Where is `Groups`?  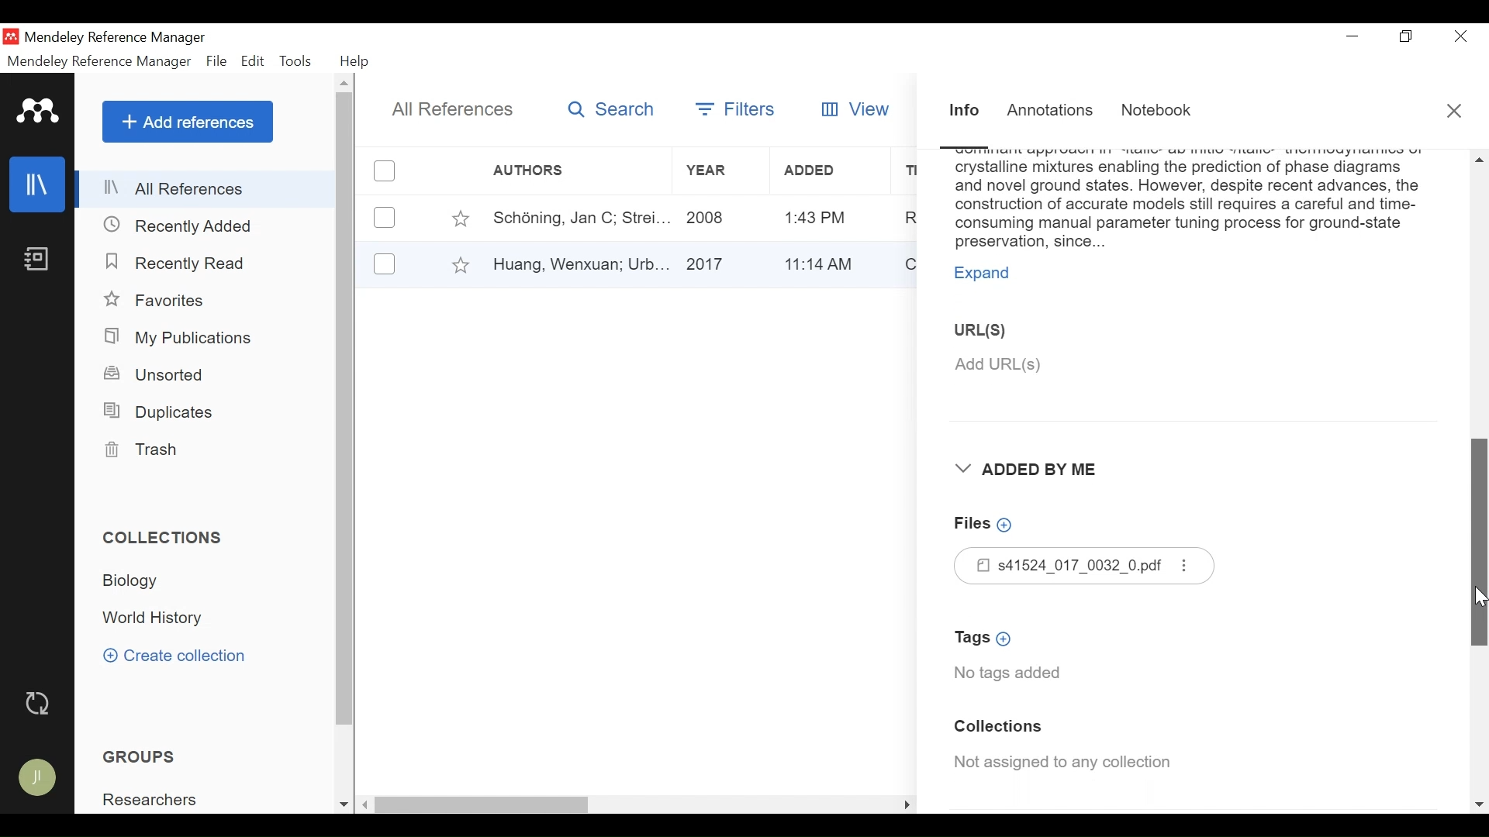
Groups is located at coordinates (143, 757).